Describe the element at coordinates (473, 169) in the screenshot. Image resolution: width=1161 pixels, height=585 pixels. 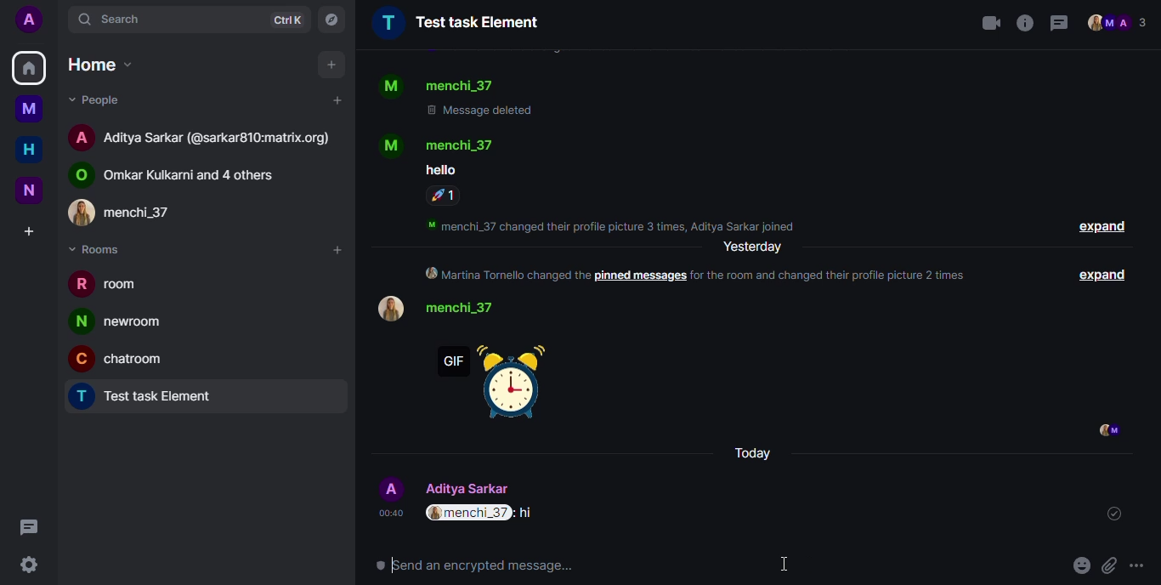
I see `text` at that location.